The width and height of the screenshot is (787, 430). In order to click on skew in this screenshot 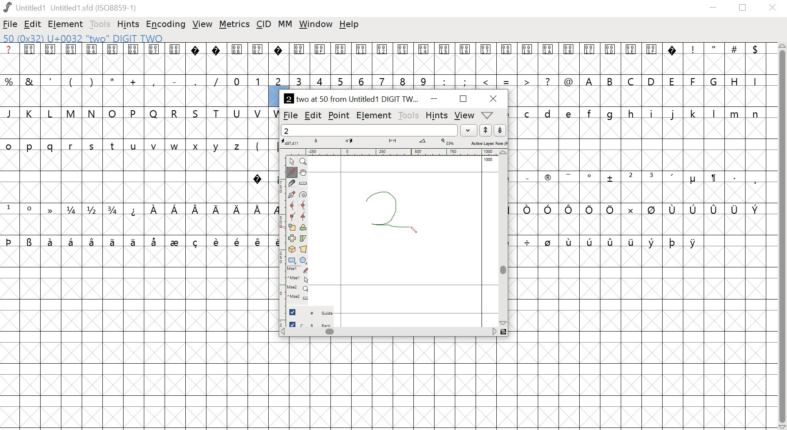, I will do `click(303, 239)`.